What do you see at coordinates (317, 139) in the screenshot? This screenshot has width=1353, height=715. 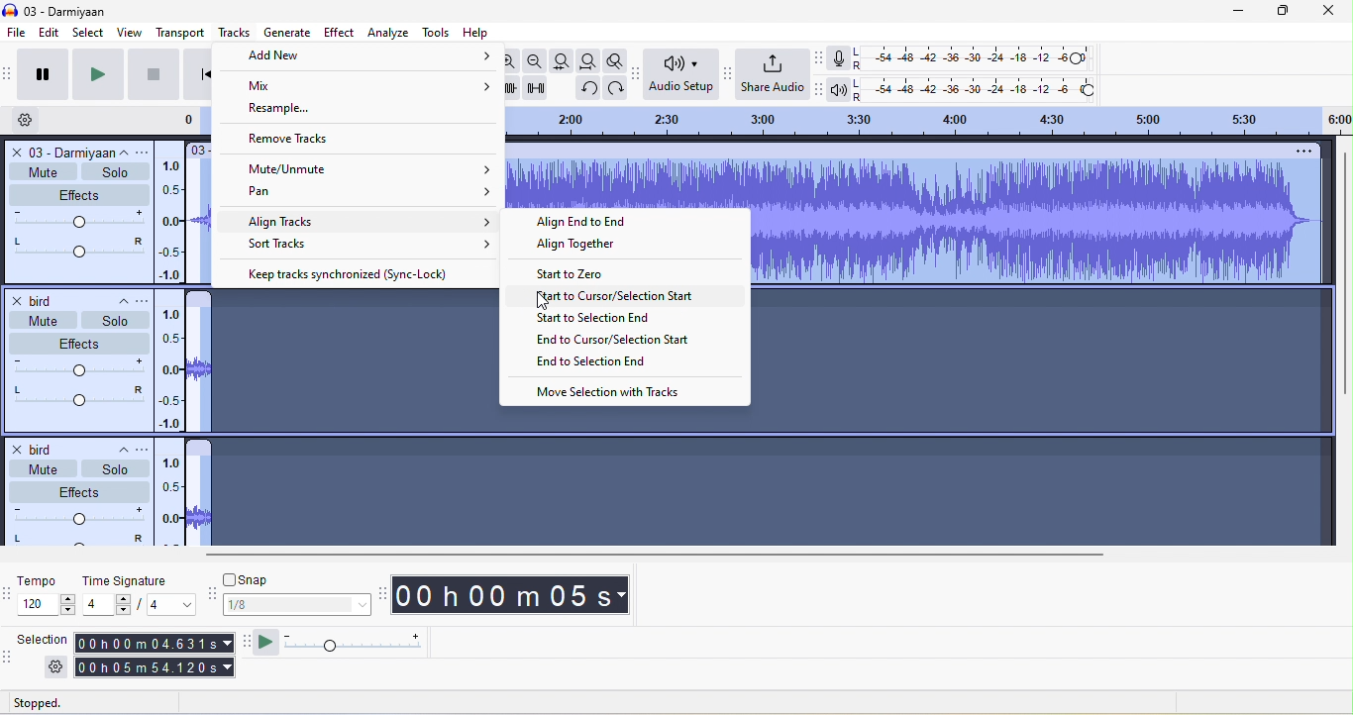 I see `remove tracks` at bounding box center [317, 139].